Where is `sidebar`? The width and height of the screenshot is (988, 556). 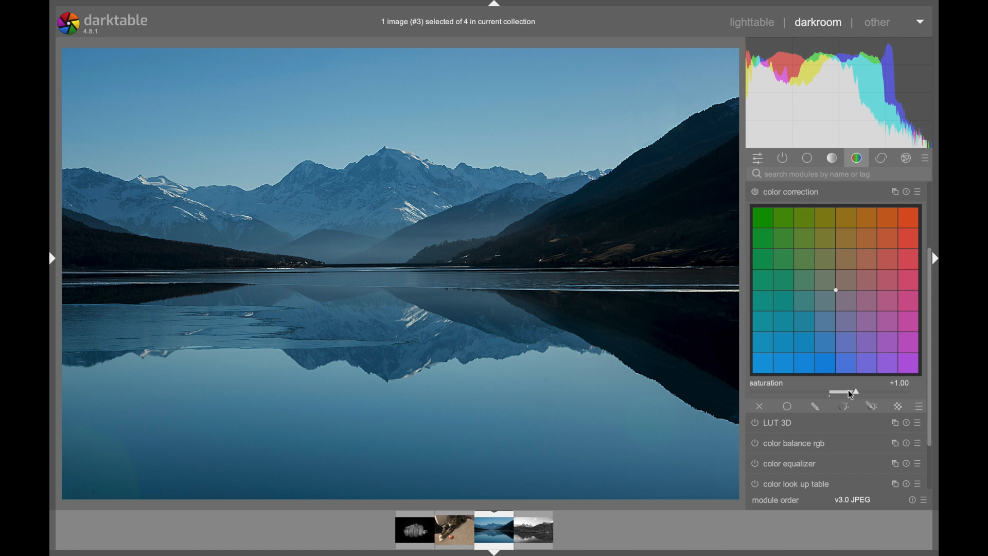 sidebar is located at coordinates (50, 258).